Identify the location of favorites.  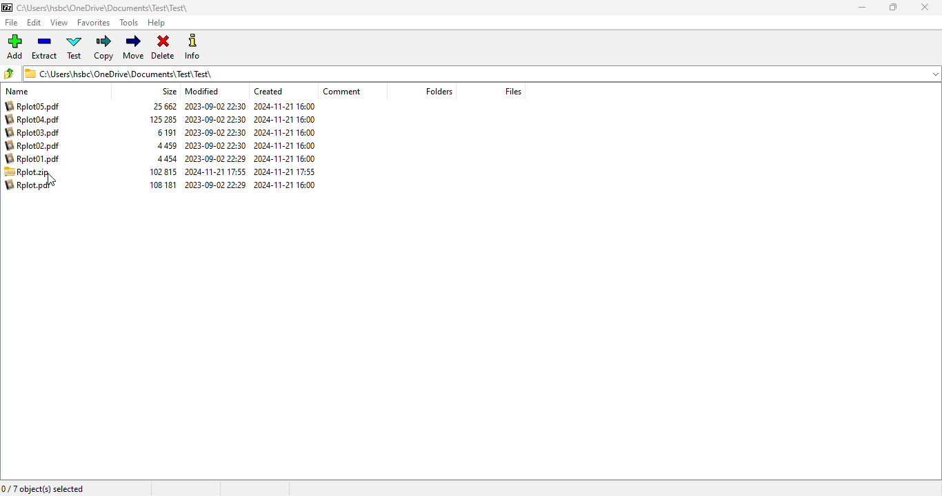
(93, 23).